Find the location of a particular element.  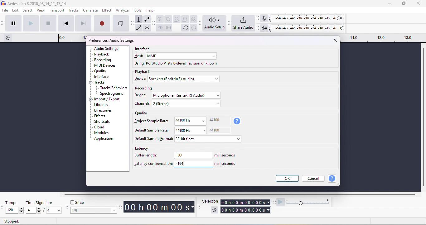

audacity snapping toolbar is located at coordinates (67, 207).